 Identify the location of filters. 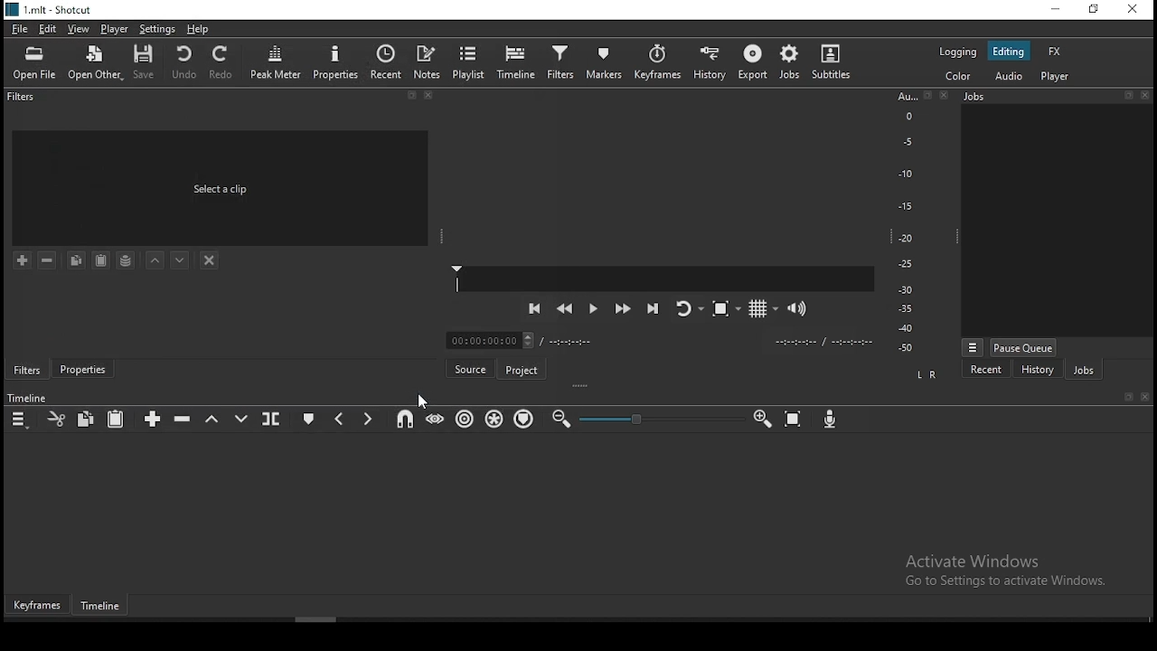
(560, 62).